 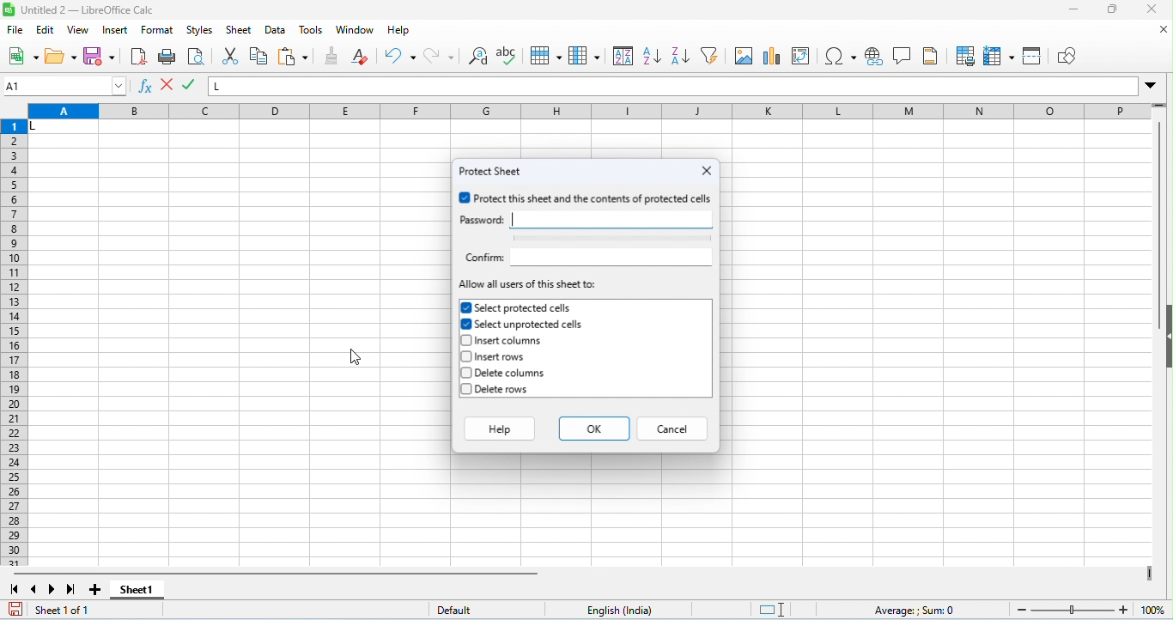 What do you see at coordinates (15, 343) in the screenshot?
I see `row numbers` at bounding box center [15, 343].